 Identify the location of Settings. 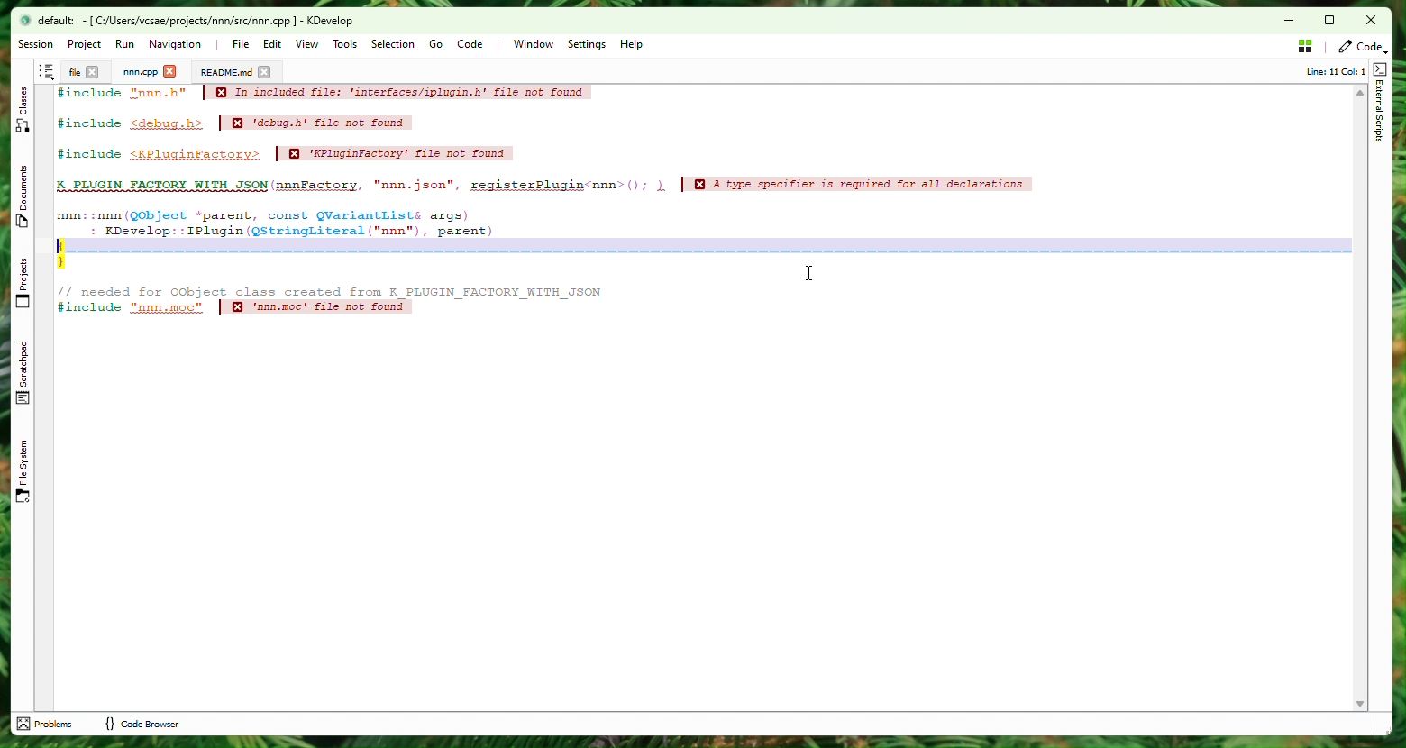
(588, 45).